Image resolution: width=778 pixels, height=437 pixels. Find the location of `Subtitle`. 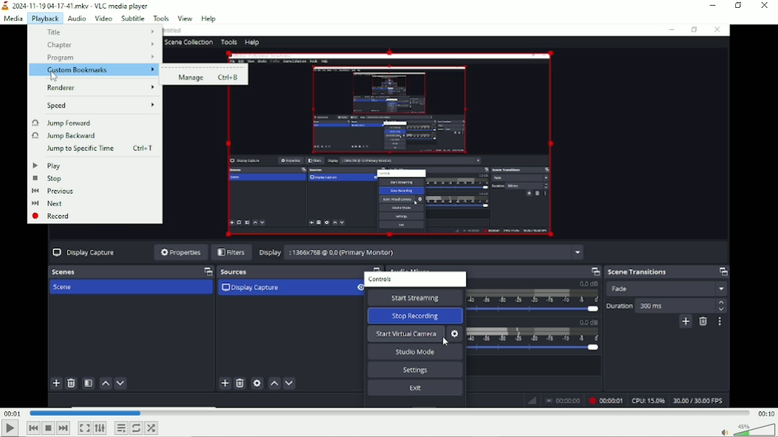

Subtitle is located at coordinates (133, 19).